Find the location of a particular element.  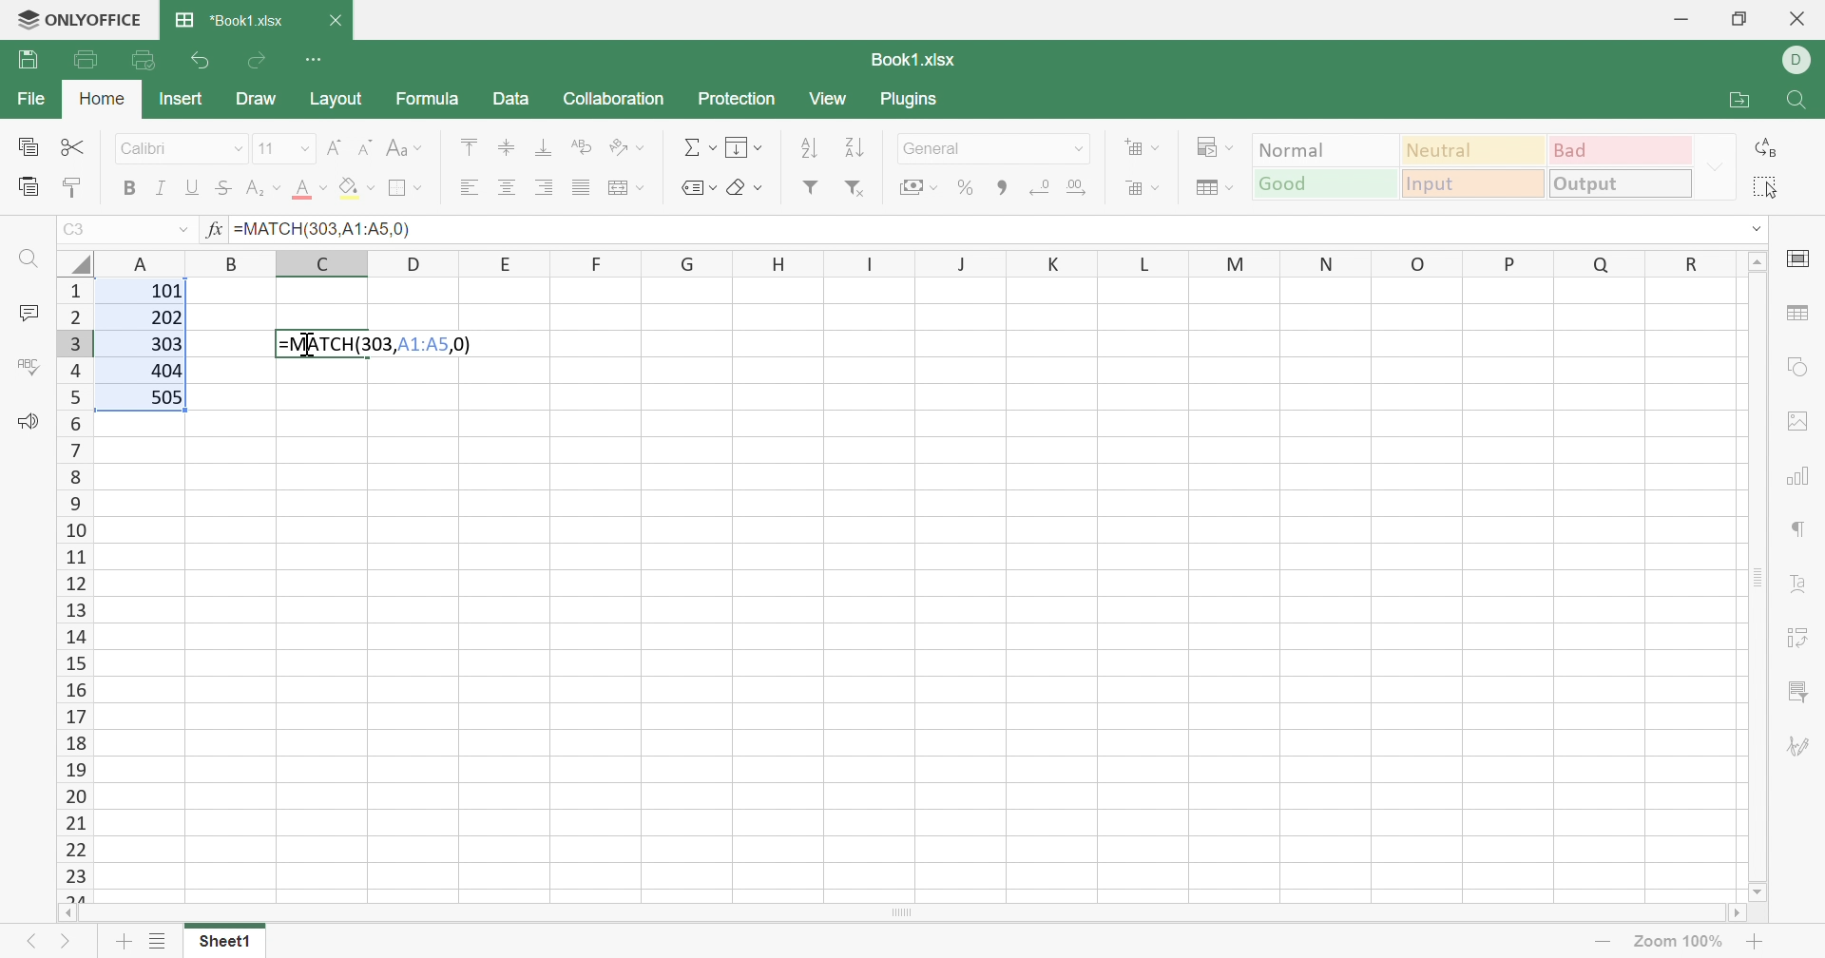

Fill is located at coordinates (744, 148).